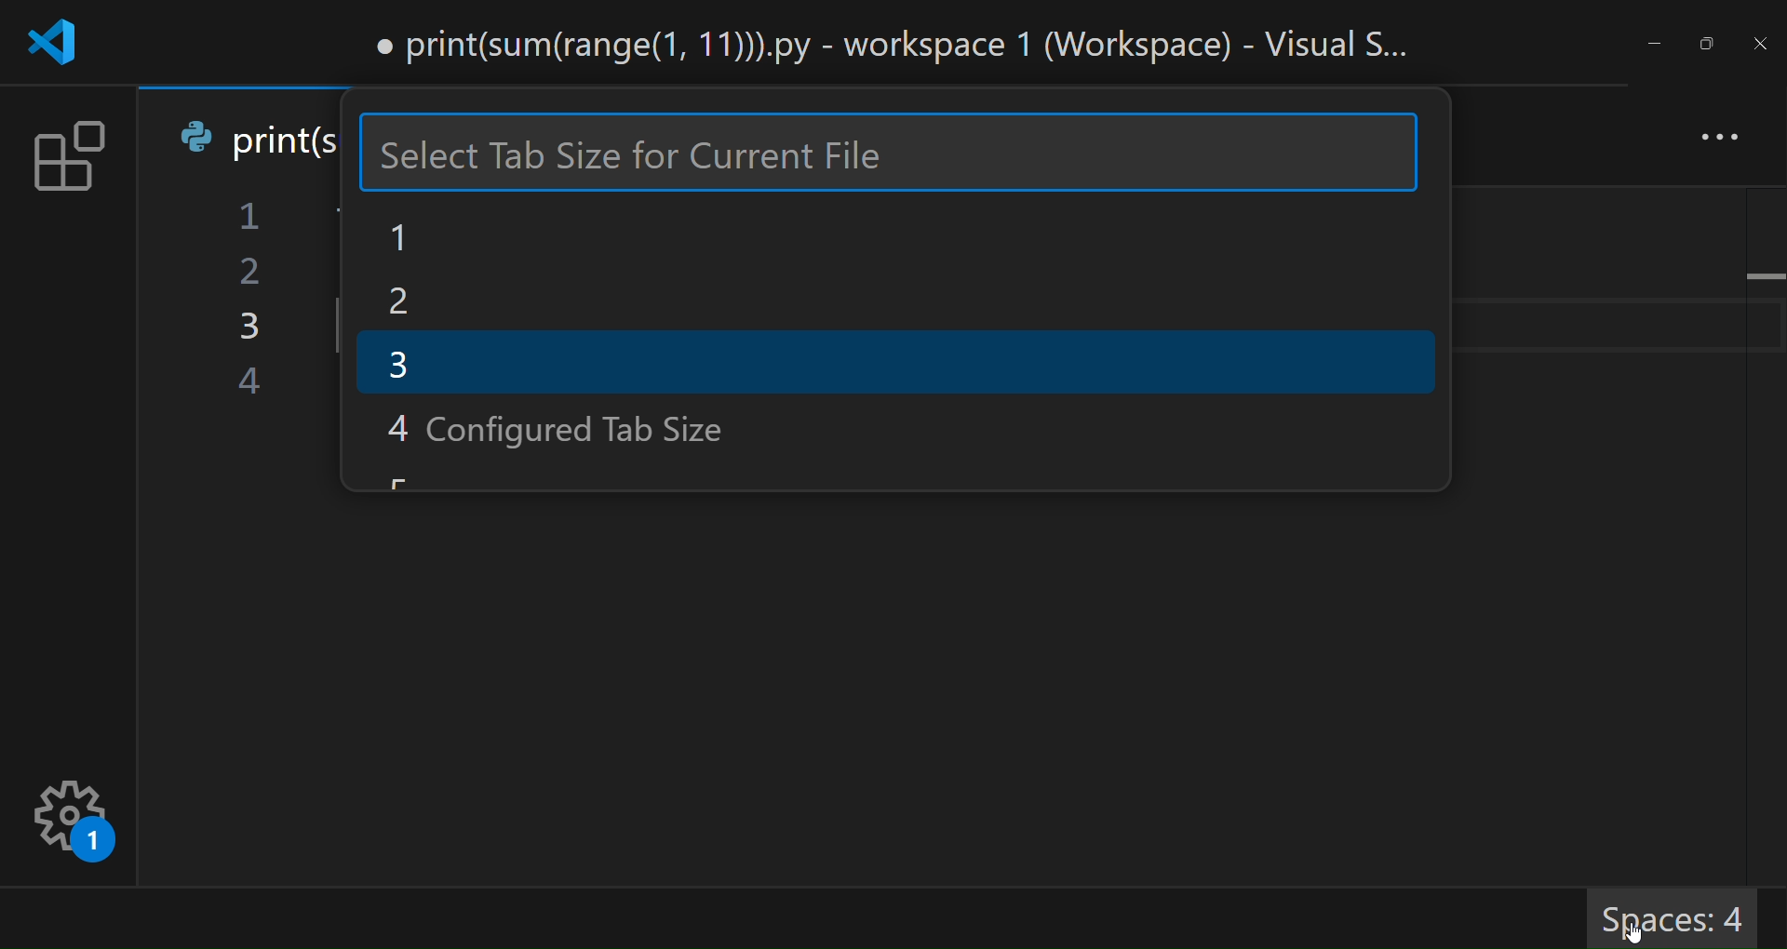  I want to click on logo, so click(49, 47).